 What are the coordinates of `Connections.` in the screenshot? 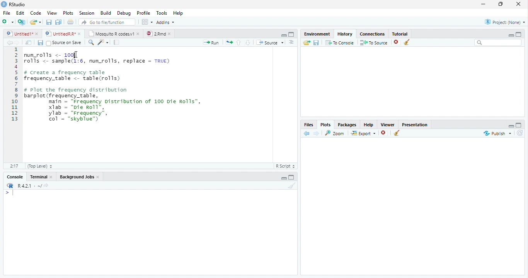 It's located at (372, 34).